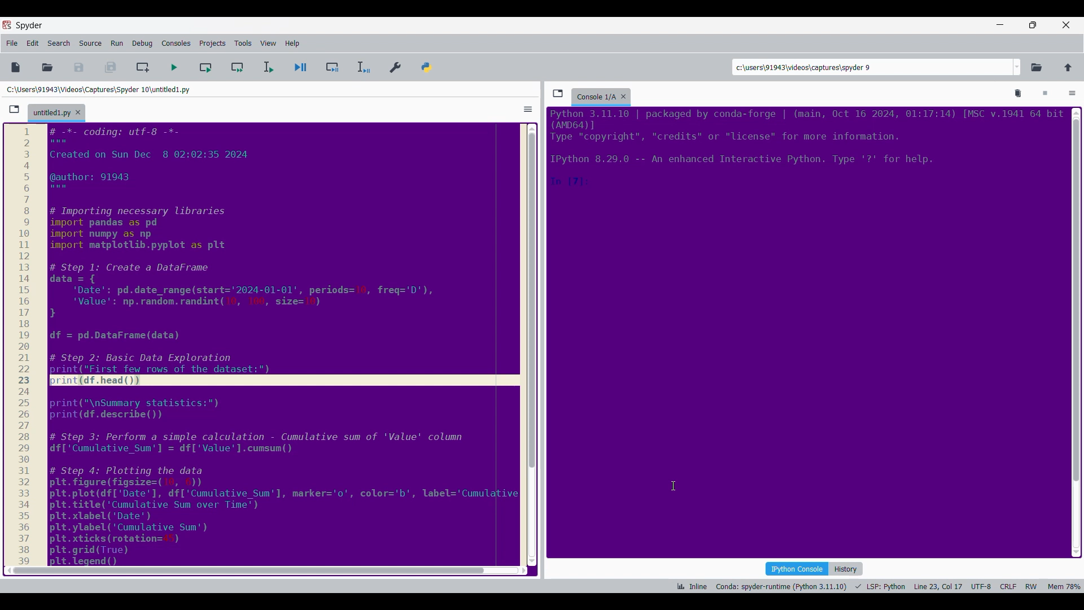 The width and height of the screenshot is (1084, 610). What do you see at coordinates (872, 67) in the screenshot?
I see `Enter locations` at bounding box center [872, 67].